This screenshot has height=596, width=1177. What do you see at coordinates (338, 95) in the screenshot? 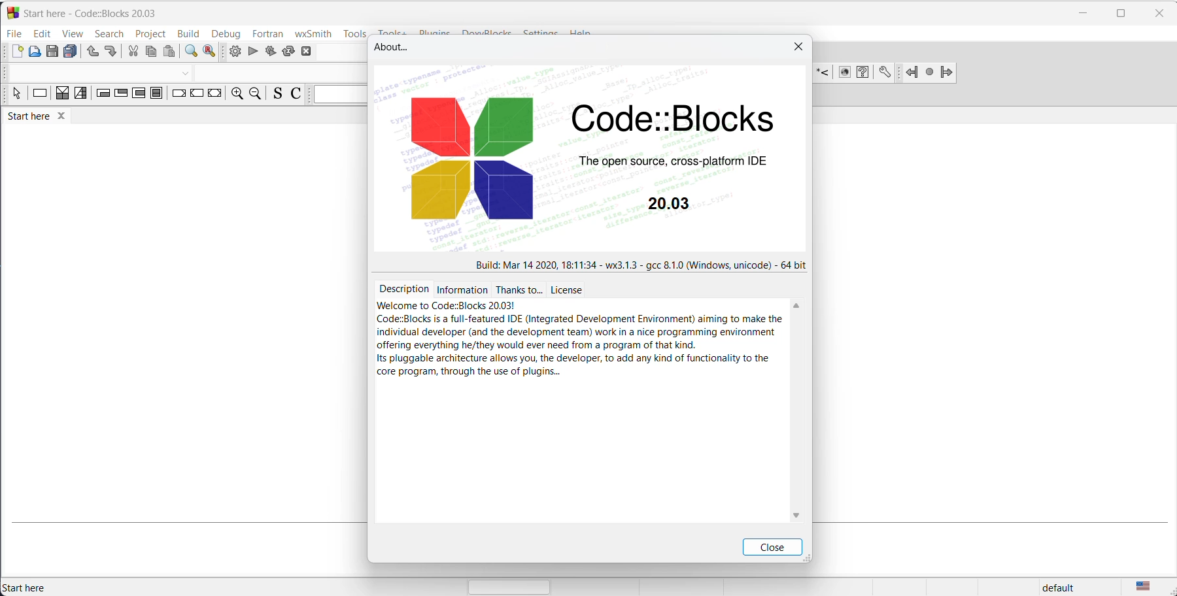
I see `Search box` at bounding box center [338, 95].